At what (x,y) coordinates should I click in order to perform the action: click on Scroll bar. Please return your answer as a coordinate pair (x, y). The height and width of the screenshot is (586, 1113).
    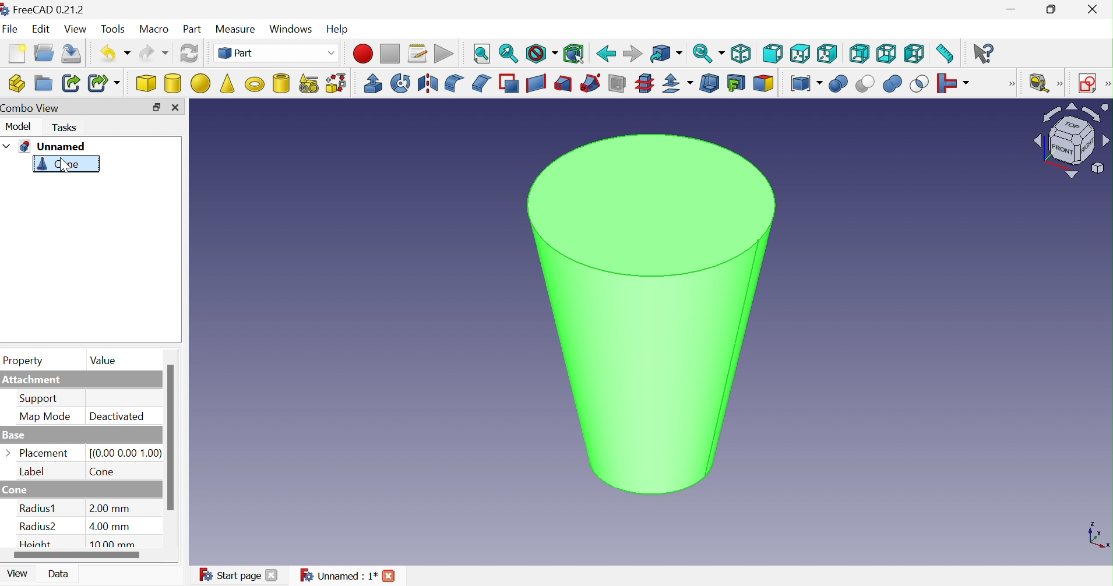
    Looking at the image, I should click on (171, 437).